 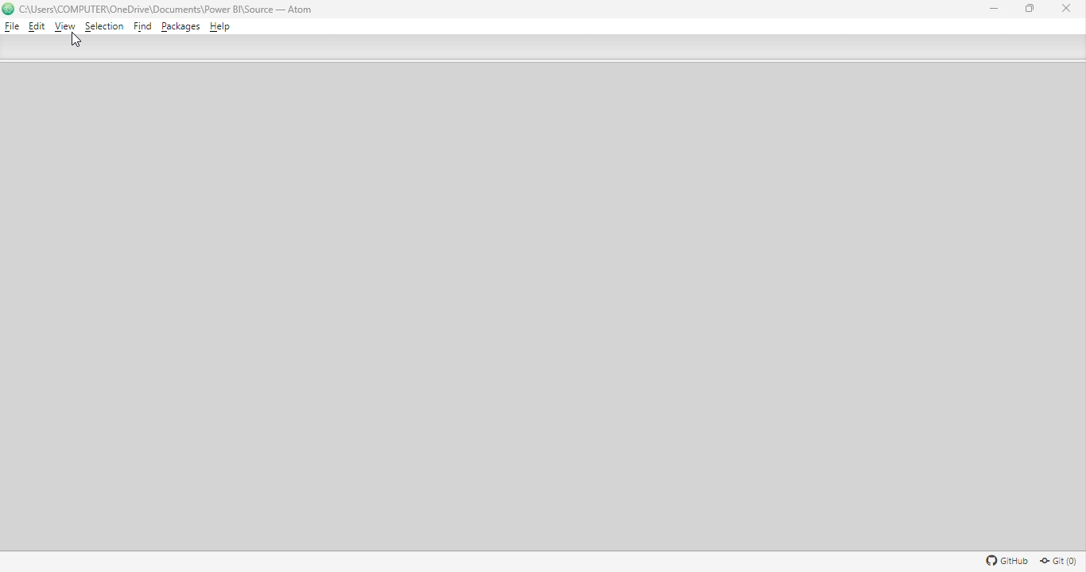 I want to click on Minimize, so click(x=991, y=8).